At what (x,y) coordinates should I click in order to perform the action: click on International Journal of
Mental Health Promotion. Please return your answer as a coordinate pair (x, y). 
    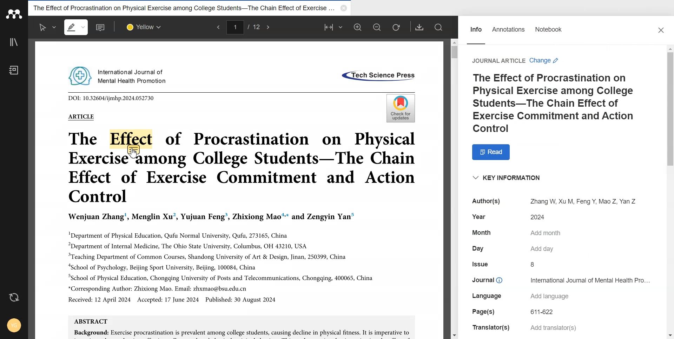
    Looking at the image, I should click on (119, 75).